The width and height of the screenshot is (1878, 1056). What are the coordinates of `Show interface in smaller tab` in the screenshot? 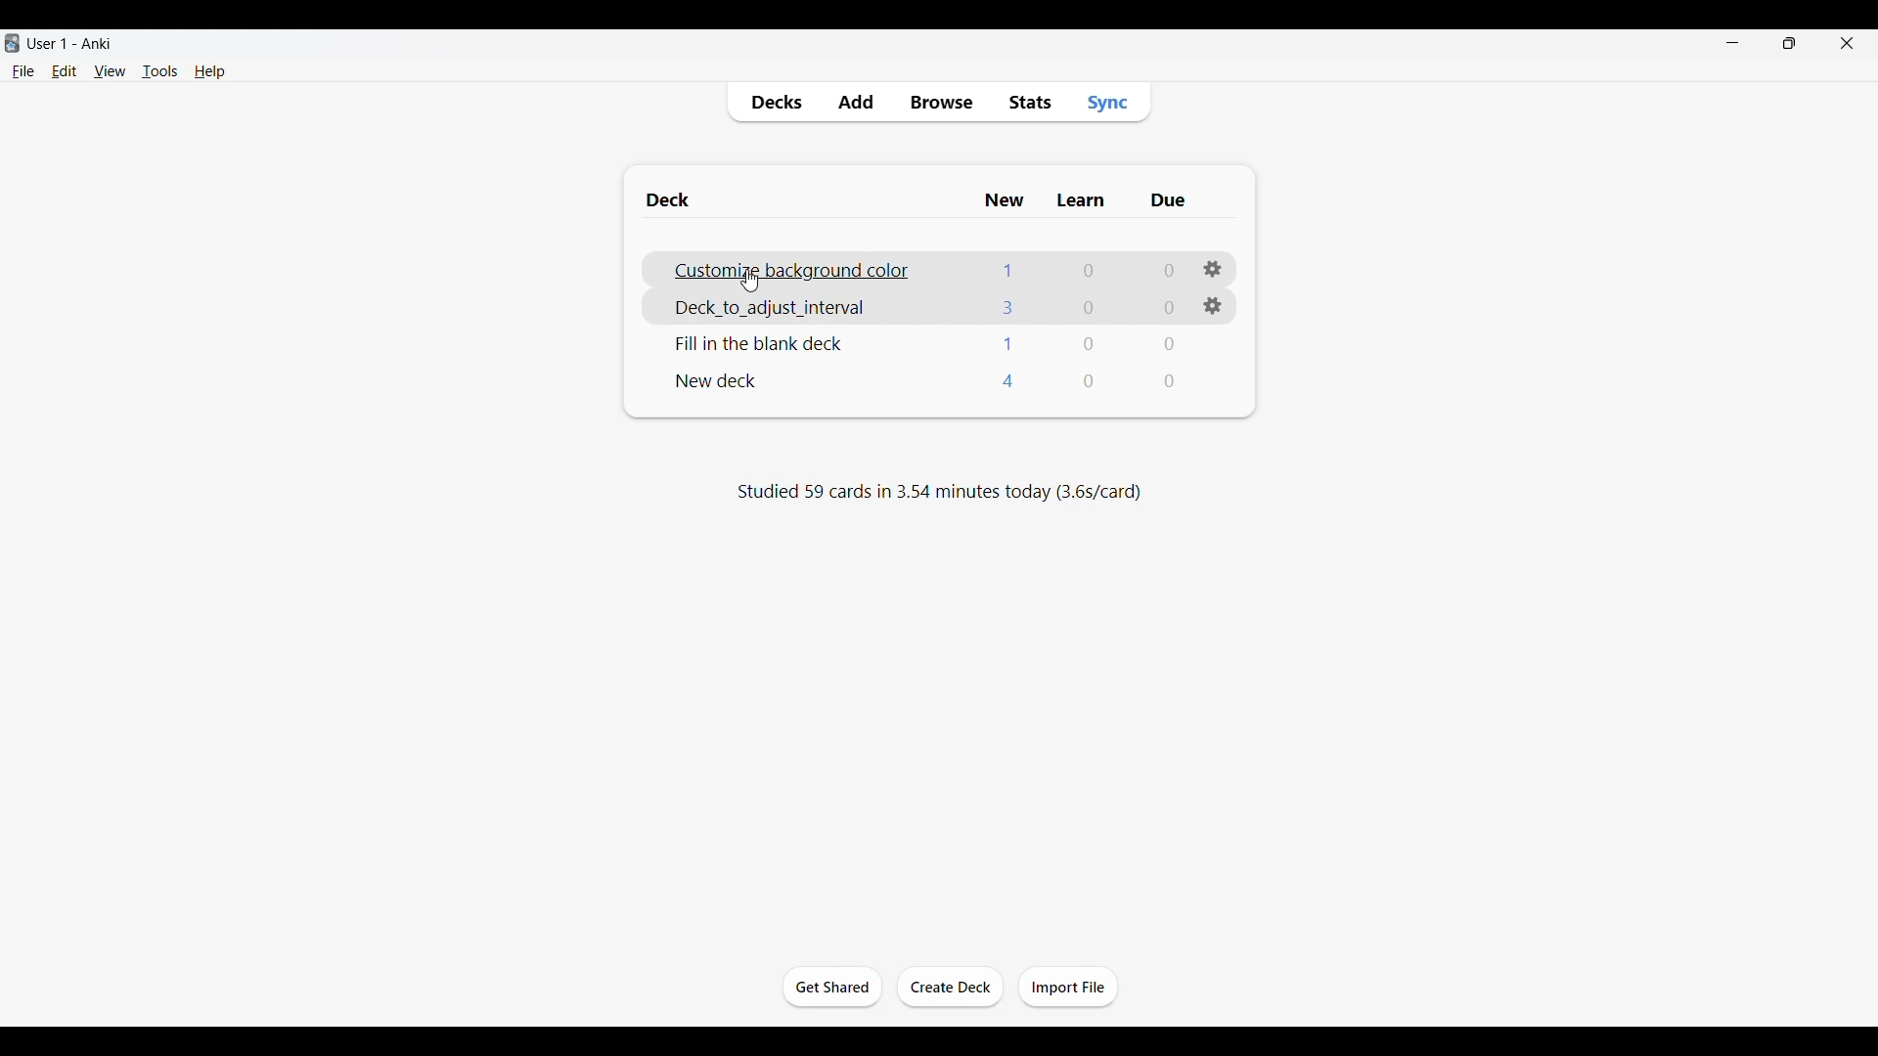 It's located at (1790, 43).